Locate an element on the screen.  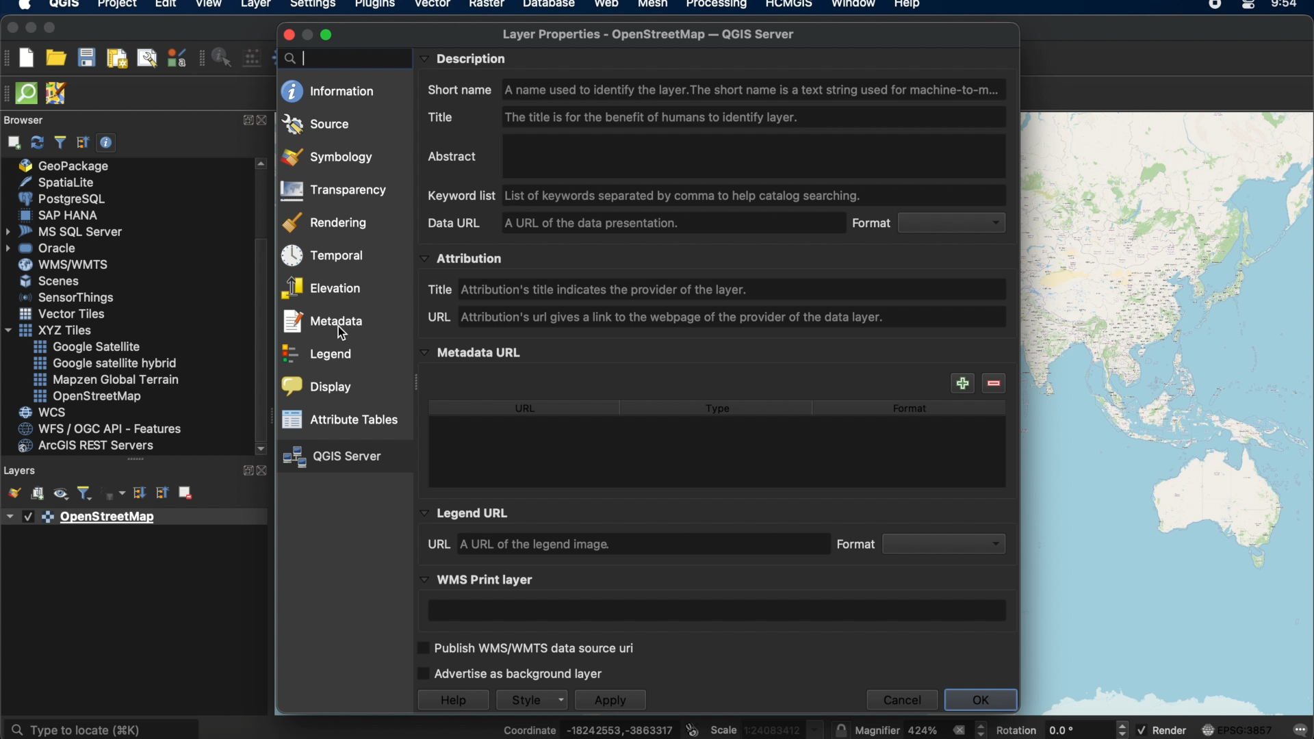
title attribute is located at coordinates (594, 287).